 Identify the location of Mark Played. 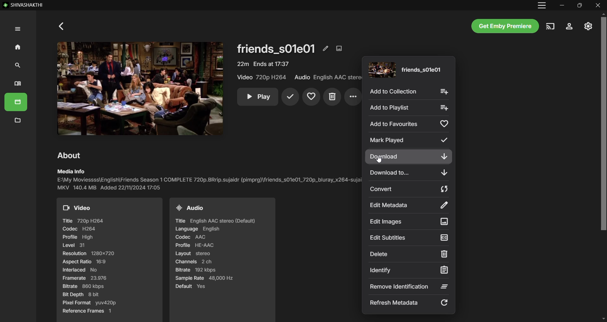
(410, 140).